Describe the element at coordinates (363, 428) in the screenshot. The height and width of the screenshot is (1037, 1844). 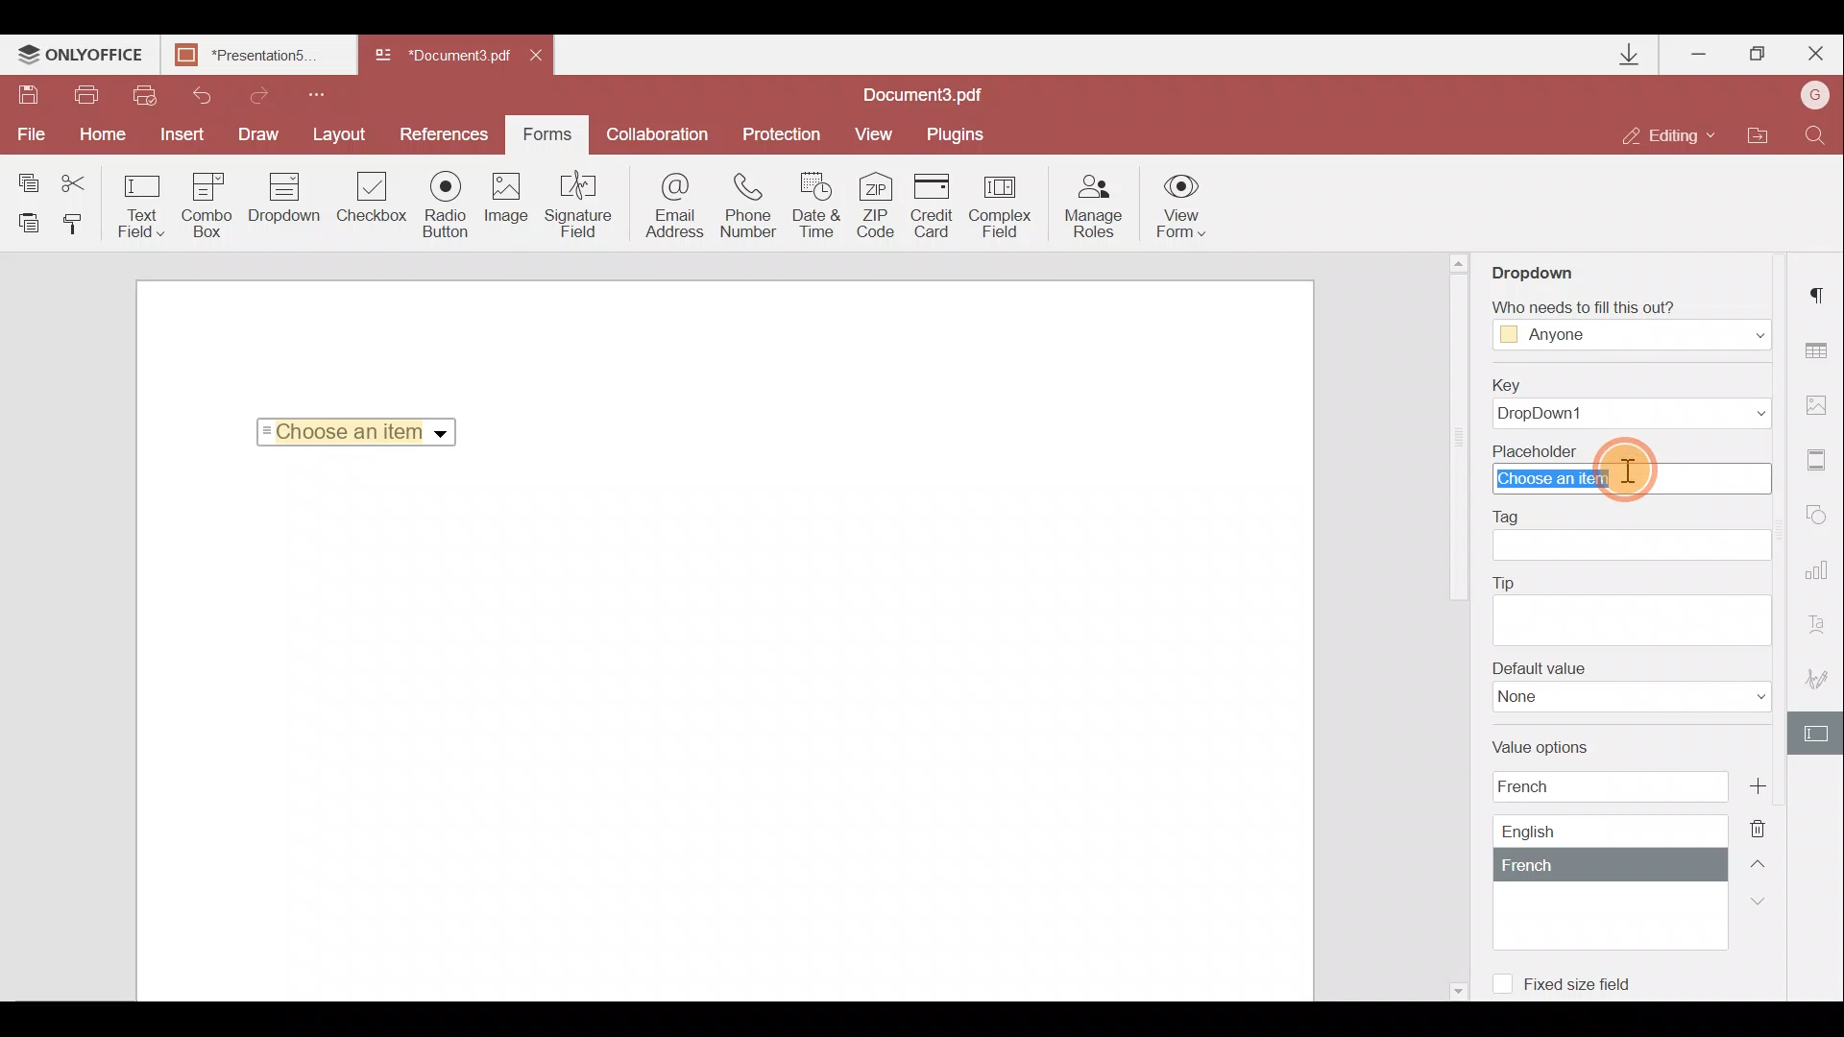
I see `Choose an item ` at that location.